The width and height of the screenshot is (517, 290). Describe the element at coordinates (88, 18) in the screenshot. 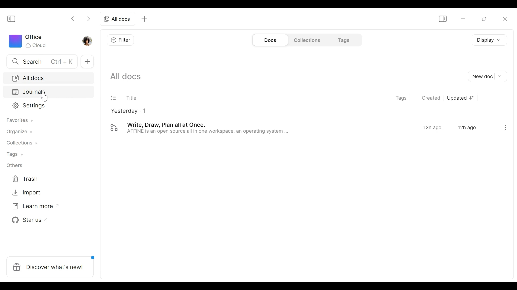

I see `Click to go forward` at that location.